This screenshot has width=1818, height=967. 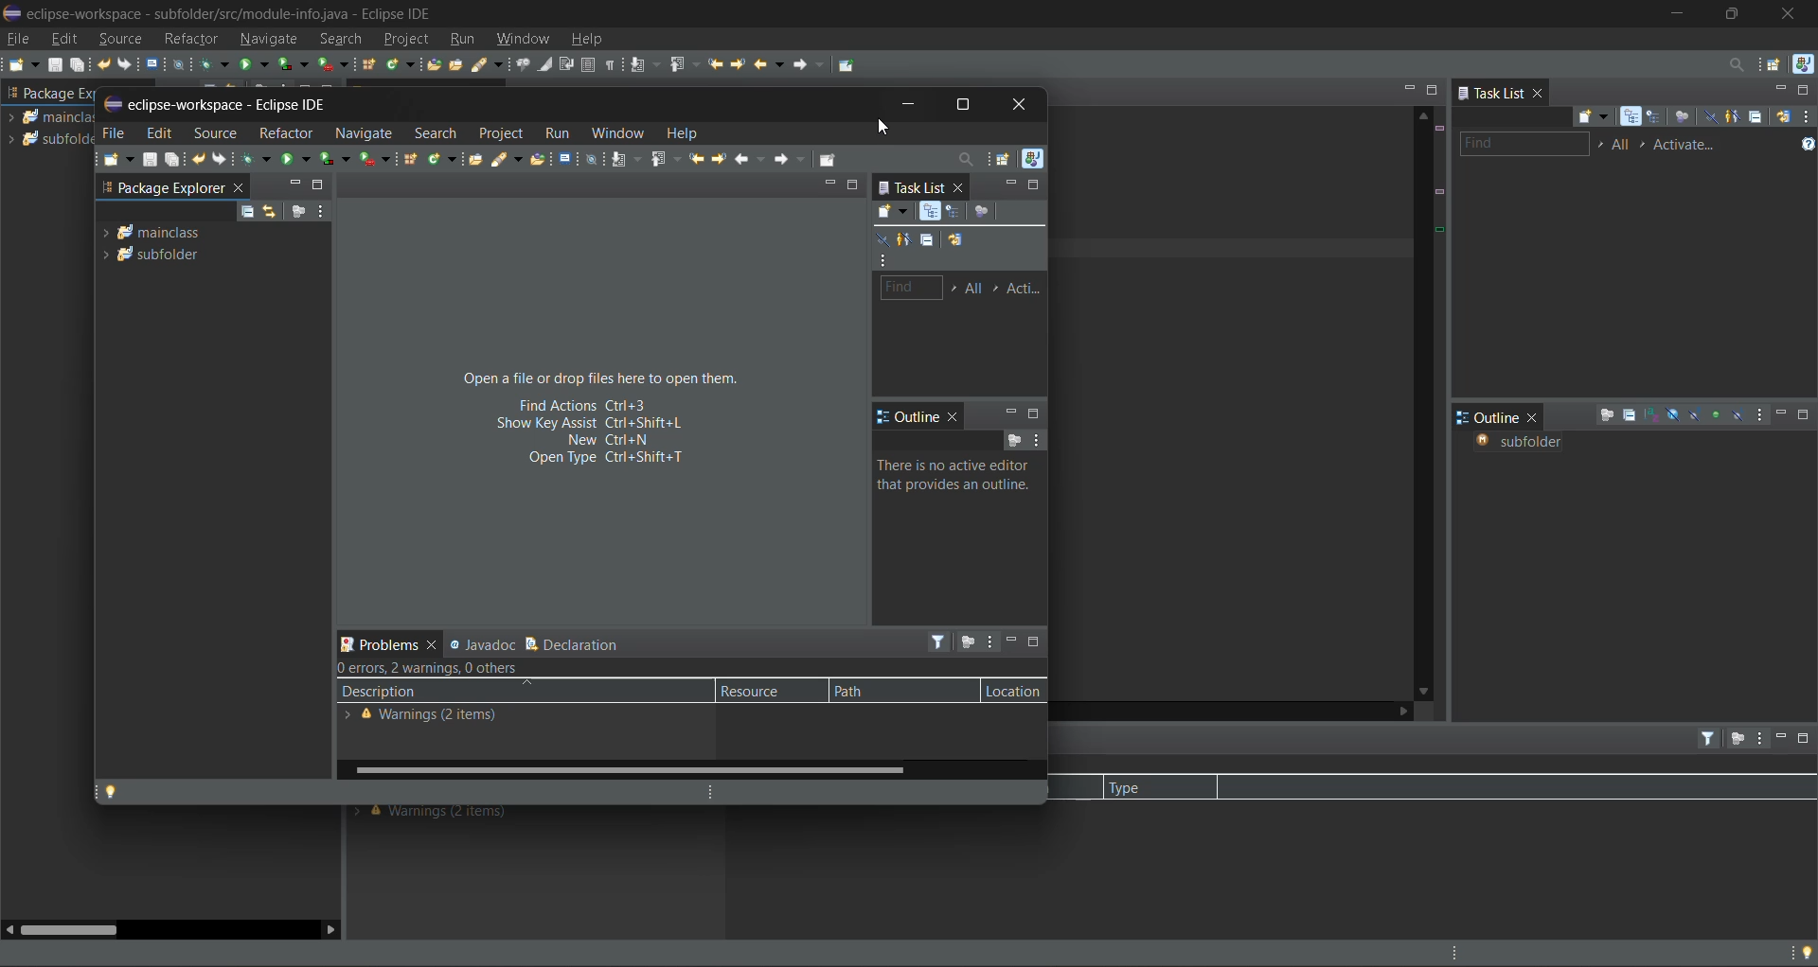 I want to click on view menu, so click(x=992, y=641).